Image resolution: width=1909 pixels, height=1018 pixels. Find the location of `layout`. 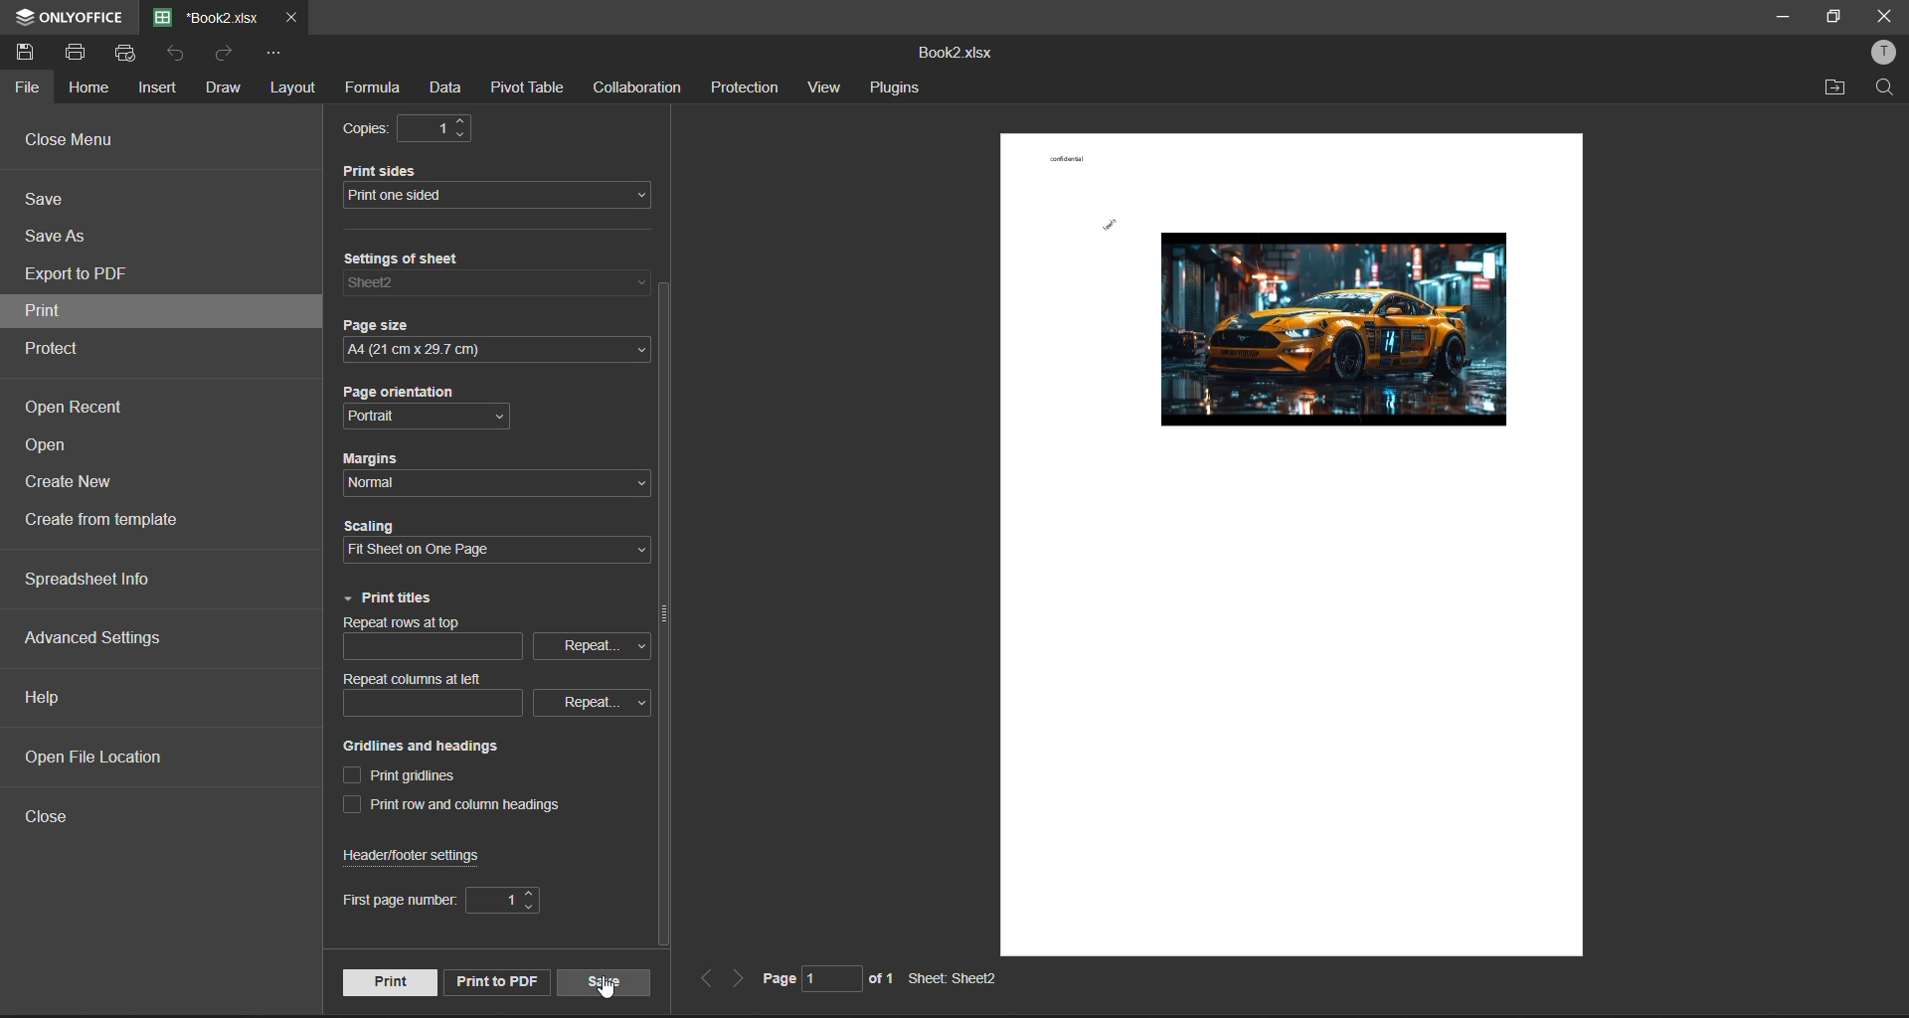

layout is located at coordinates (296, 88).